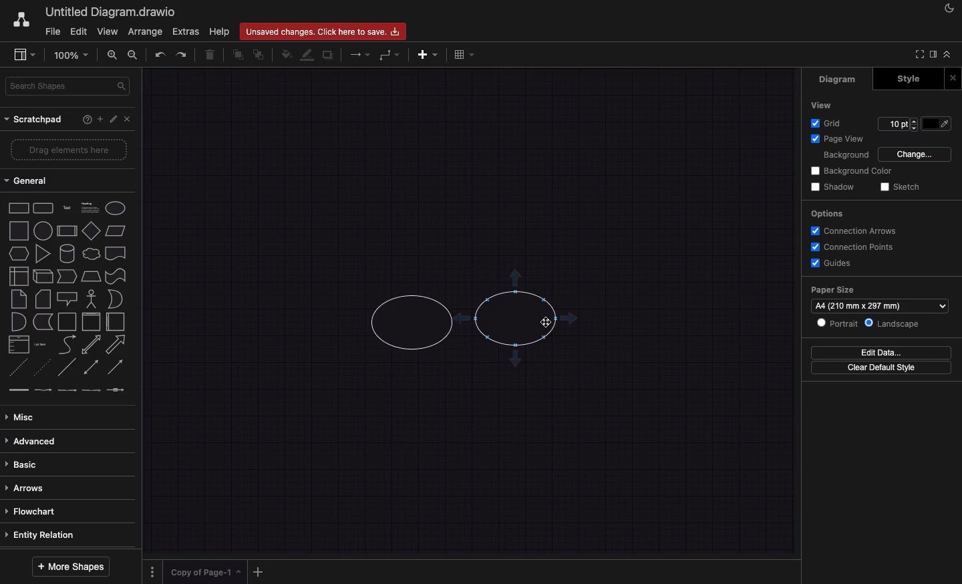 The image size is (962, 584). What do you see at coordinates (894, 324) in the screenshot?
I see `landscape` at bounding box center [894, 324].